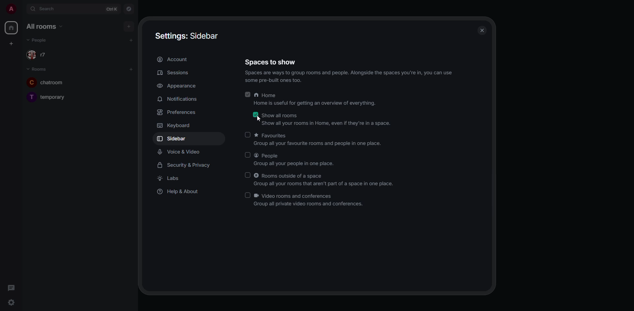 The height and width of the screenshot is (311, 634). What do you see at coordinates (326, 179) in the screenshot?
I see `© Rooms outside of a space
Group all your rooms that aren't part of a space in one place.` at bounding box center [326, 179].